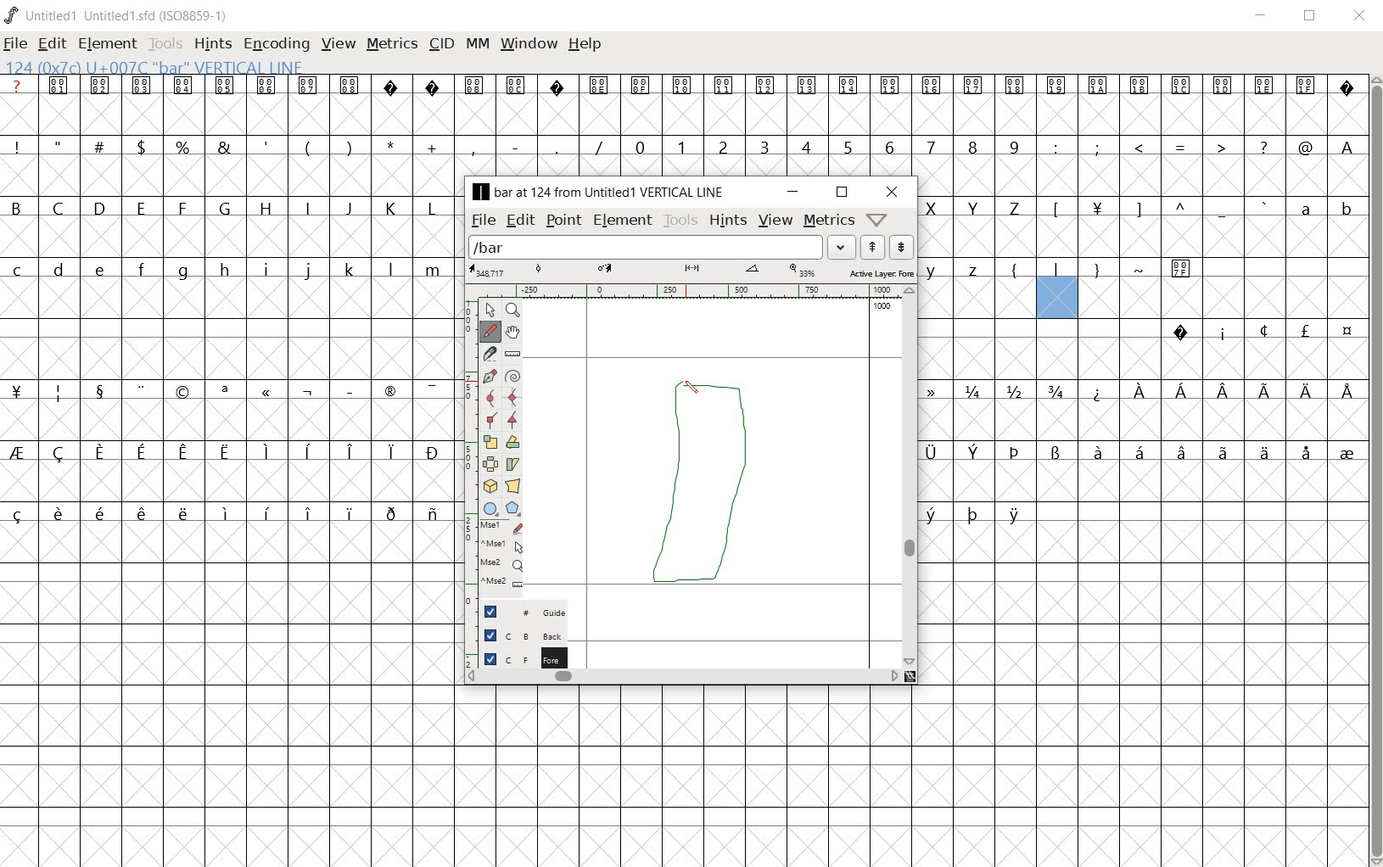 This screenshot has width=1383, height=867. I want to click on view, so click(339, 42).